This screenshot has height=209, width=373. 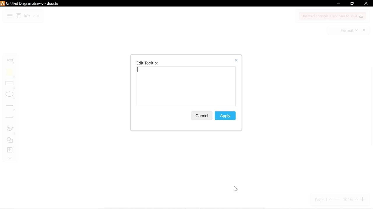 I want to click on cancel, so click(x=201, y=116).